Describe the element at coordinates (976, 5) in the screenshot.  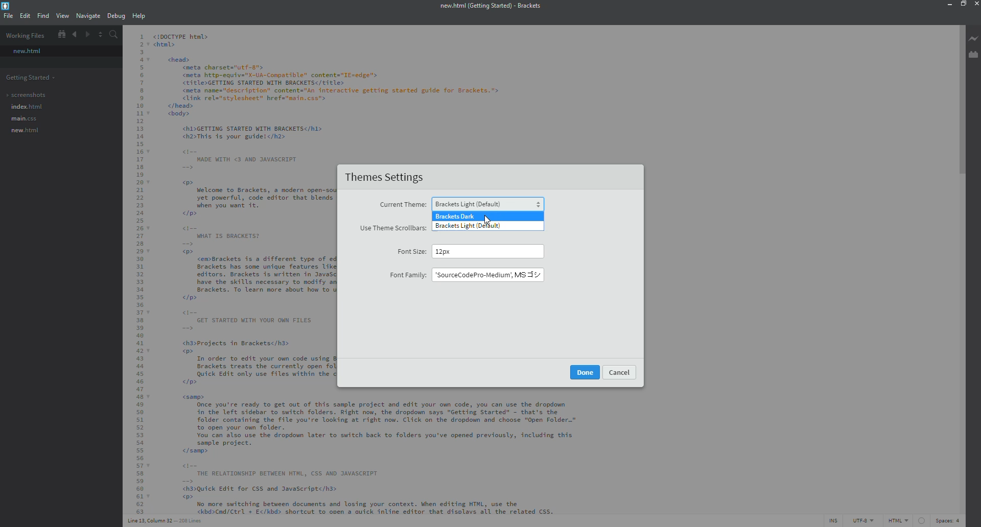
I see `close` at that location.